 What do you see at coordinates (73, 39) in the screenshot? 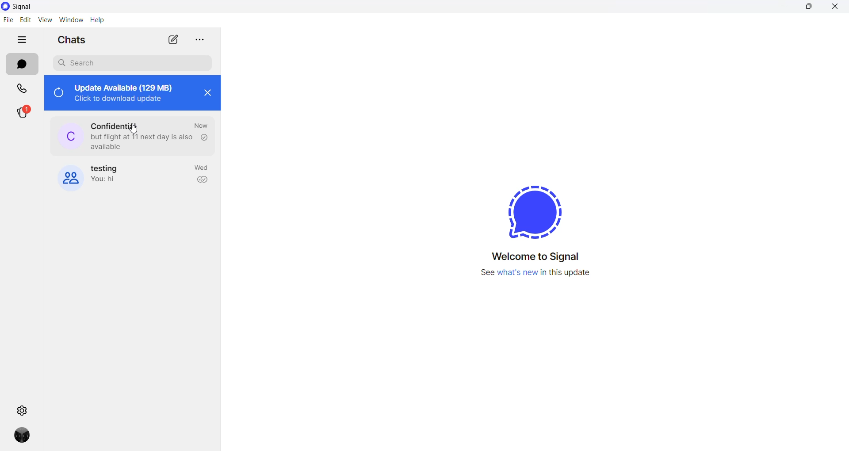
I see `chats heading` at bounding box center [73, 39].